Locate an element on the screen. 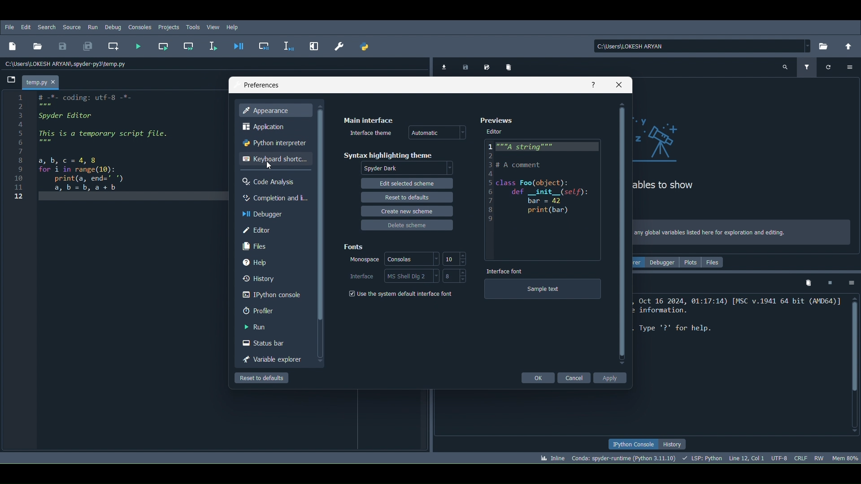  Run file (F5) is located at coordinates (139, 45).